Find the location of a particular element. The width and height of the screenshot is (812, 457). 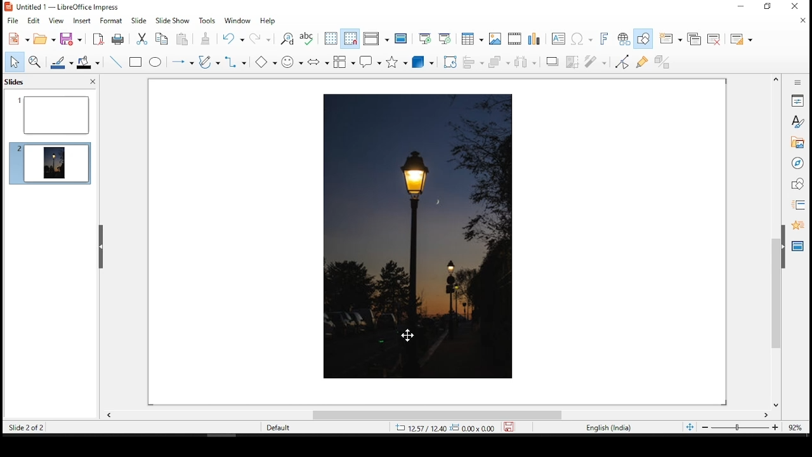

slide transition is located at coordinates (800, 206).